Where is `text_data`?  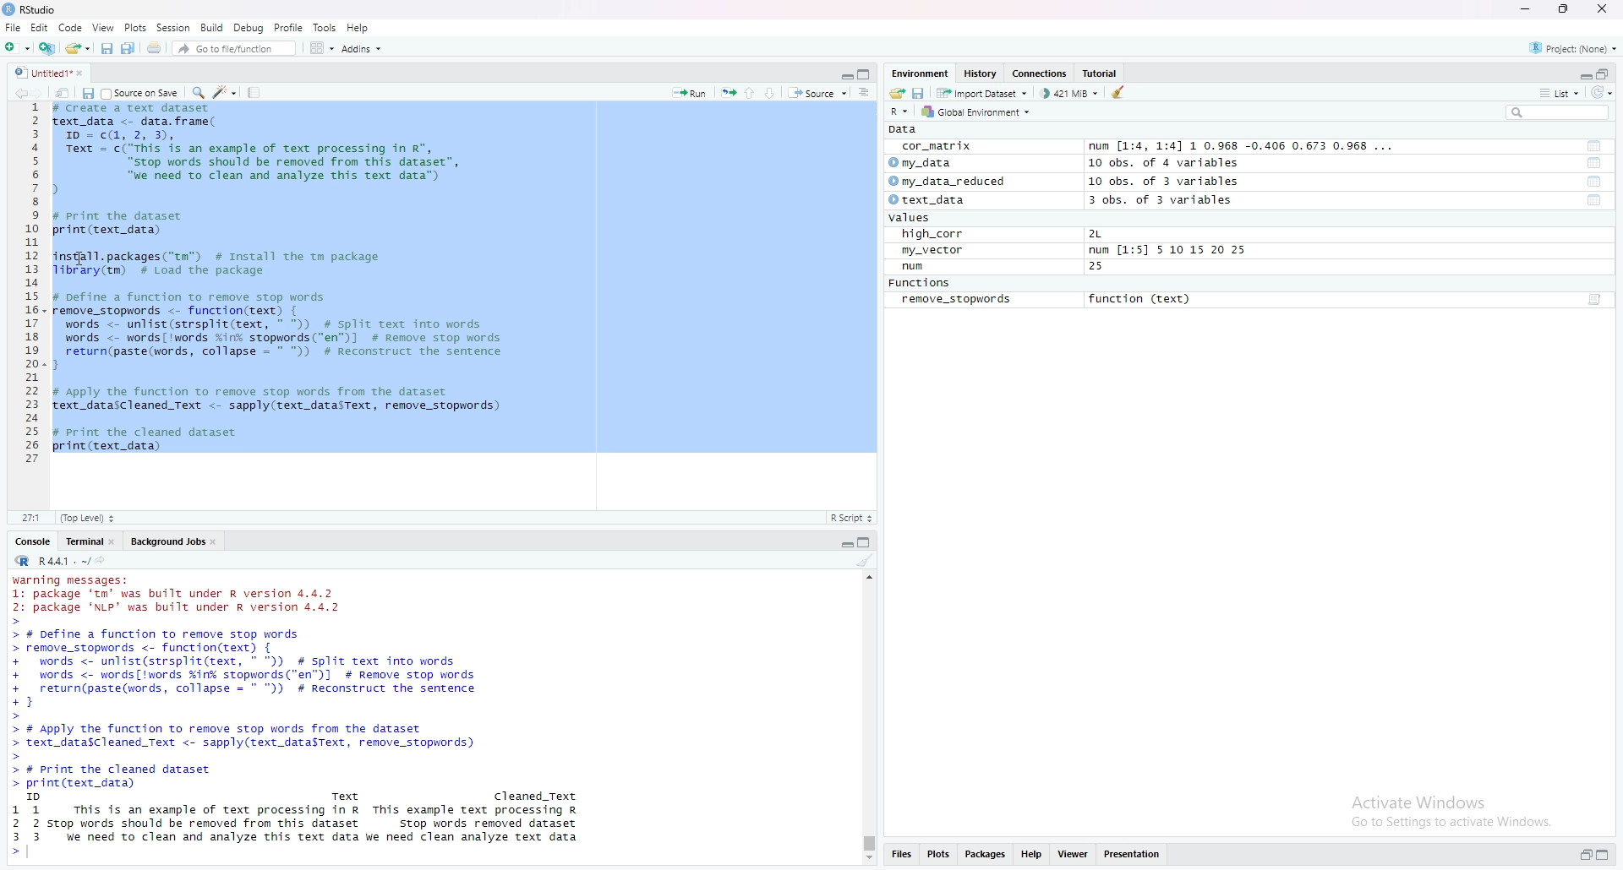 text_data is located at coordinates (924, 200).